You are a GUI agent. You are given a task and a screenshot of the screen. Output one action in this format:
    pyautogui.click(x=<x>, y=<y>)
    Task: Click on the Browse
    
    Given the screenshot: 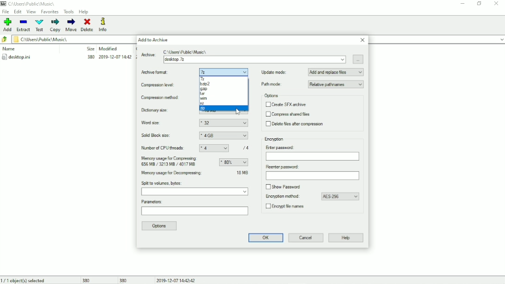 What is the action you would take?
    pyautogui.click(x=359, y=59)
    